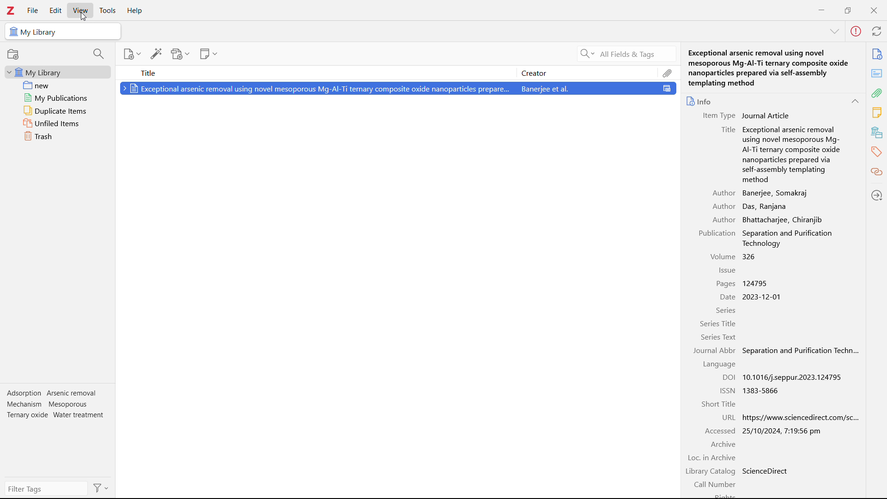 This screenshot has width=887, height=499. Describe the element at coordinates (43, 489) in the screenshot. I see `filter tags` at that location.